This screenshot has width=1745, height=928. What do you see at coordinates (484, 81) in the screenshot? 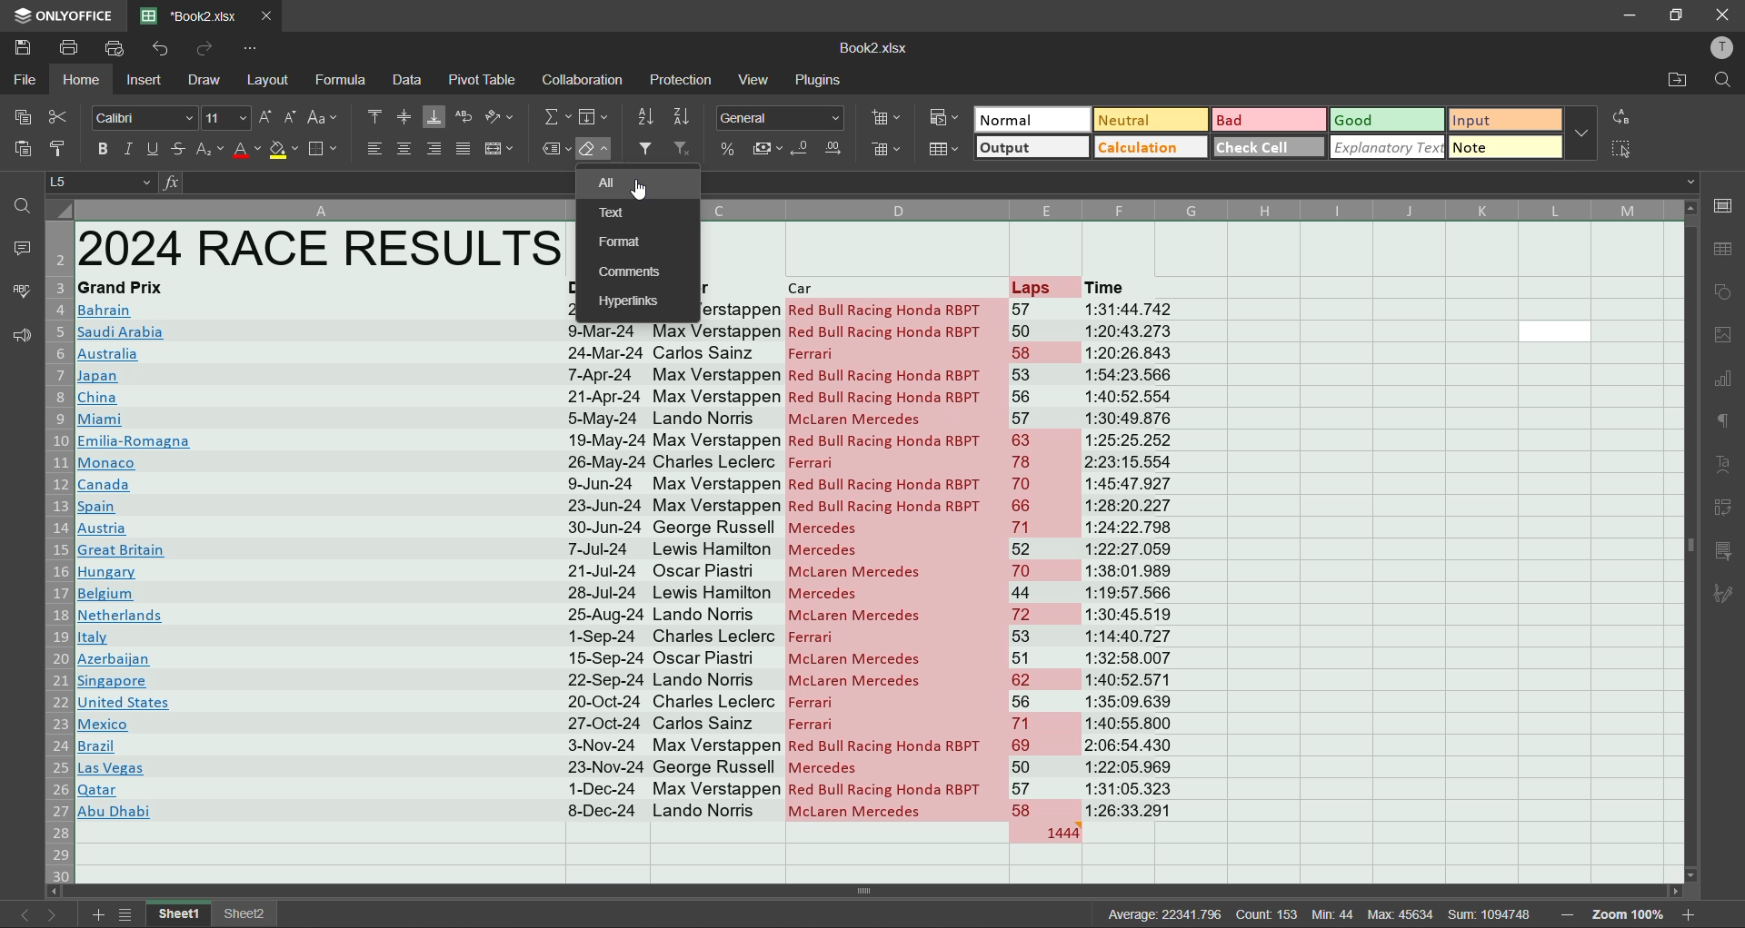
I see `pivot table` at bounding box center [484, 81].